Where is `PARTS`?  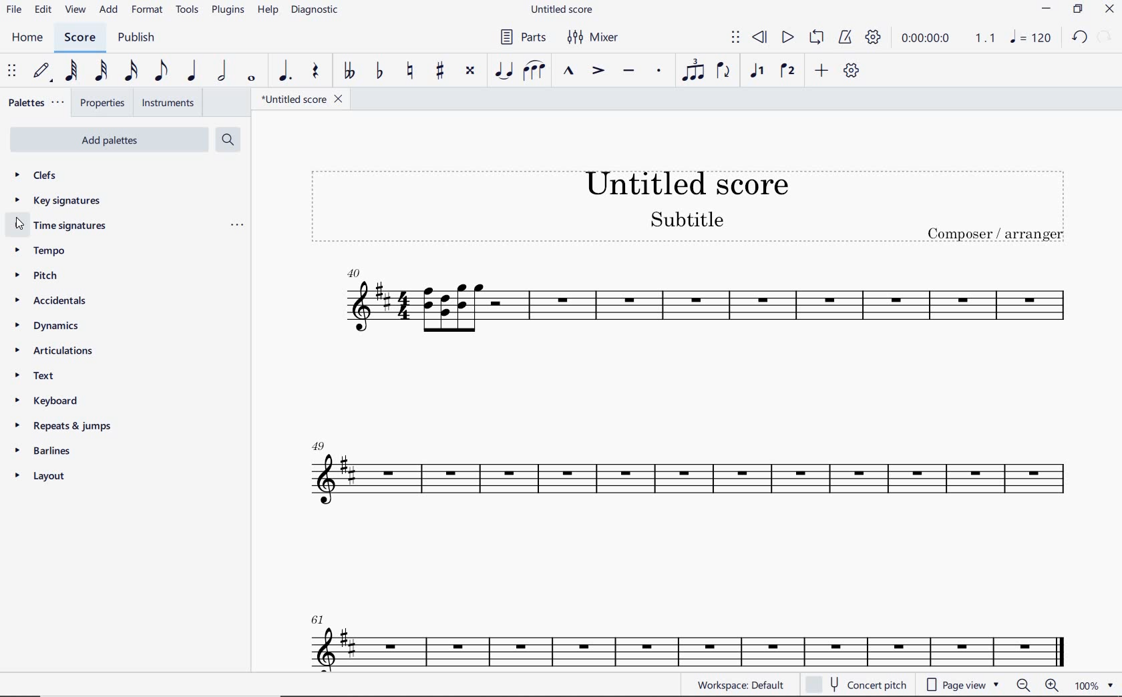
PARTS is located at coordinates (522, 37).